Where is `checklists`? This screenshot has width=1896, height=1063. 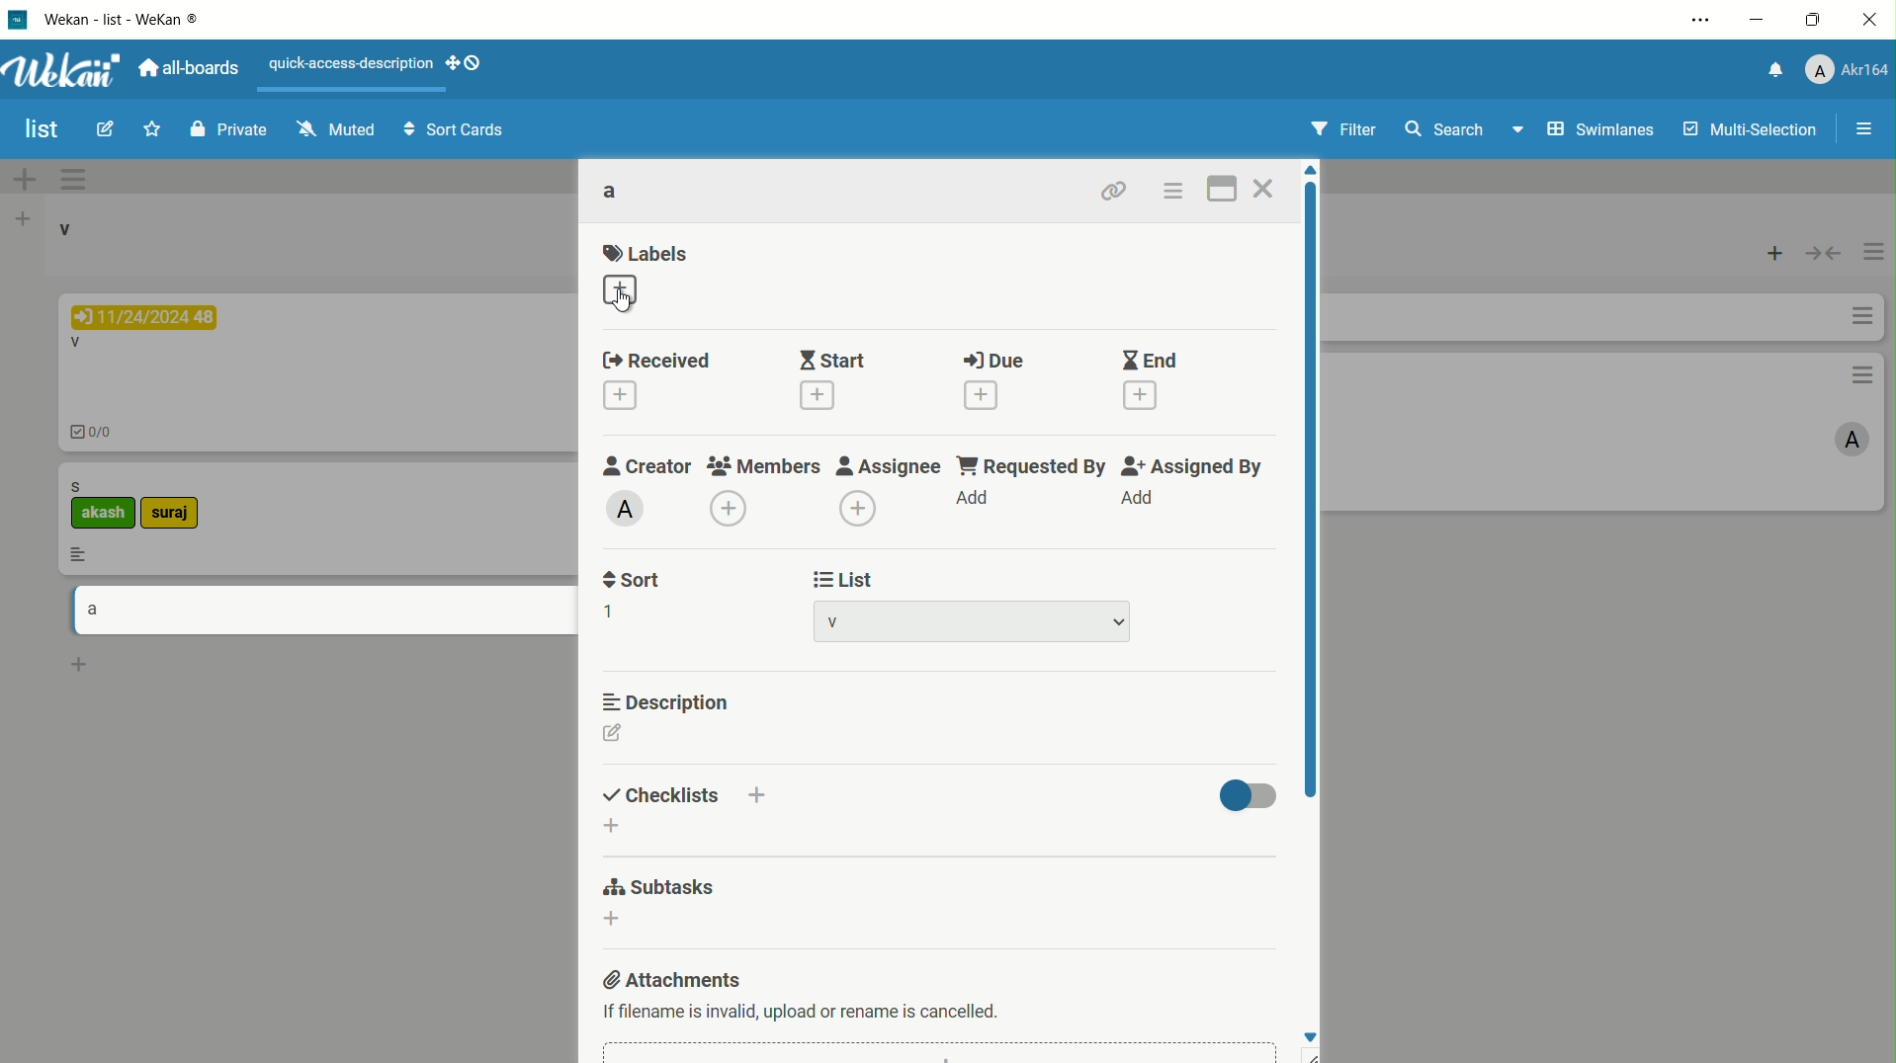 checklists is located at coordinates (659, 795).